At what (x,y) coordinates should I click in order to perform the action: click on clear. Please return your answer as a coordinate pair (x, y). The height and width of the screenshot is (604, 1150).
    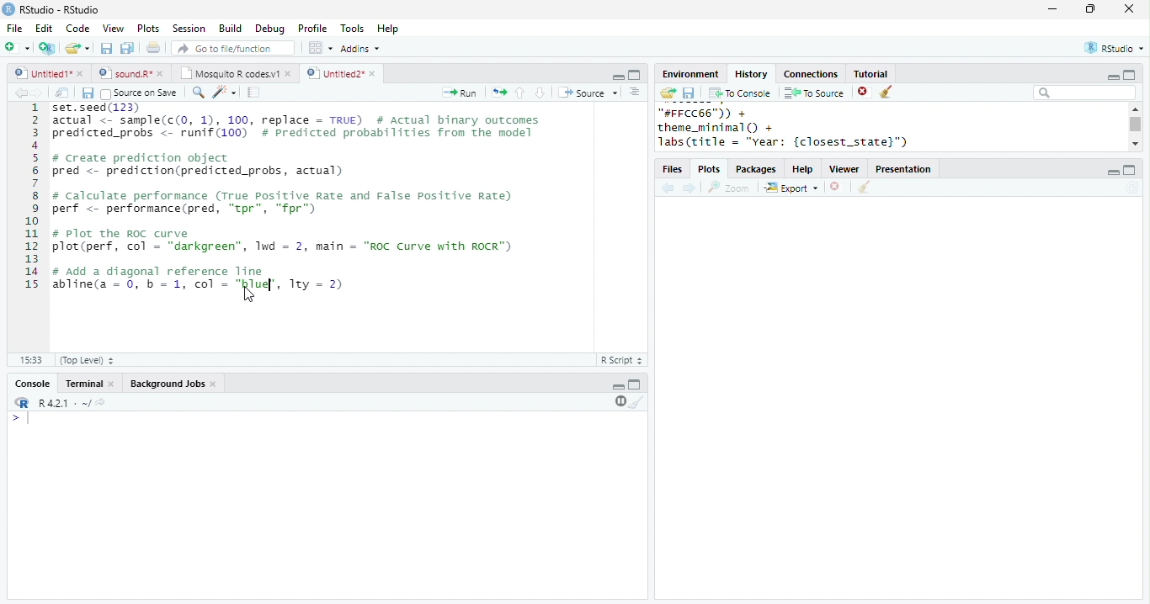
    Looking at the image, I should click on (637, 401).